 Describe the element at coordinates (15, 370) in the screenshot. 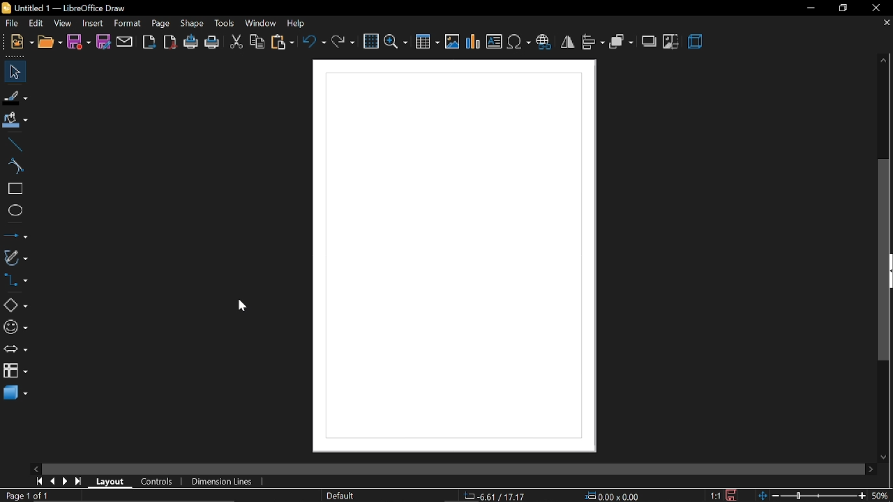

I see `flowchart` at that location.